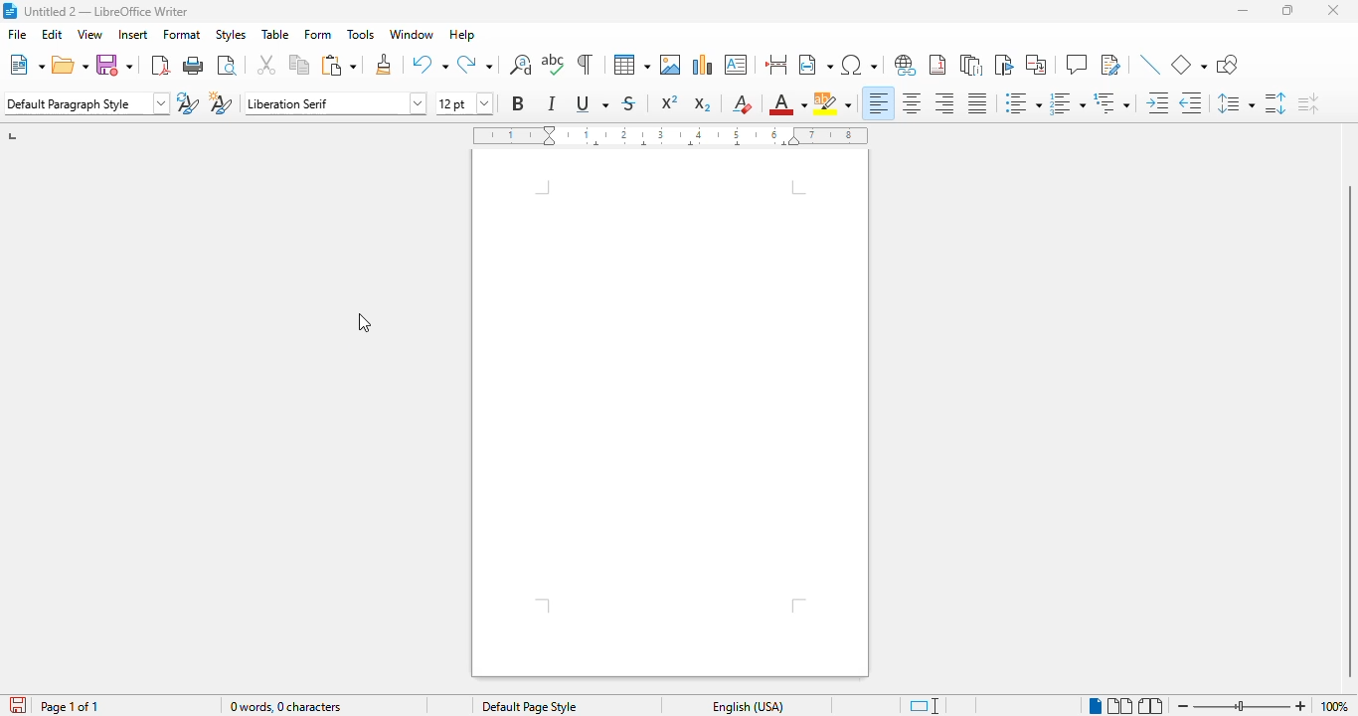 The width and height of the screenshot is (1358, 716). Describe the element at coordinates (86, 103) in the screenshot. I see `set paragraph style` at that location.